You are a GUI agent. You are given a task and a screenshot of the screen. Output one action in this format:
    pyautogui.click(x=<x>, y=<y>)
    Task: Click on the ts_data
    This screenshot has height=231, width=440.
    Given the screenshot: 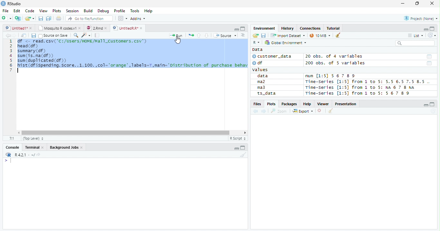 What is the action you would take?
    pyautogui.click(x=275, y=94)
    